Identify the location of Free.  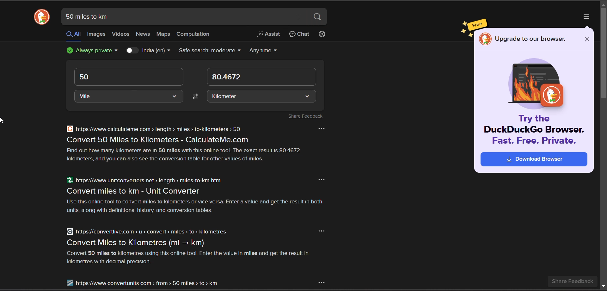
(477, 24).